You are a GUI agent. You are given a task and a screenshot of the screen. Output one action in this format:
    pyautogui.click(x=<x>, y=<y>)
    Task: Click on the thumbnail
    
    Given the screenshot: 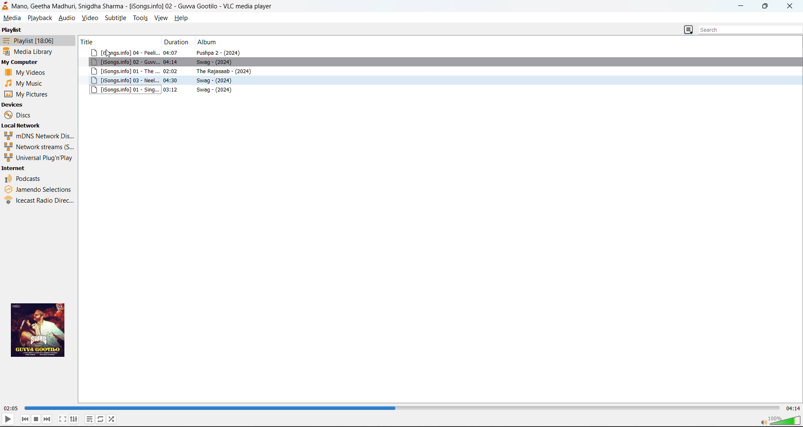 What is the action you would take?
    pyautogui.click(x=40, y=330)
    